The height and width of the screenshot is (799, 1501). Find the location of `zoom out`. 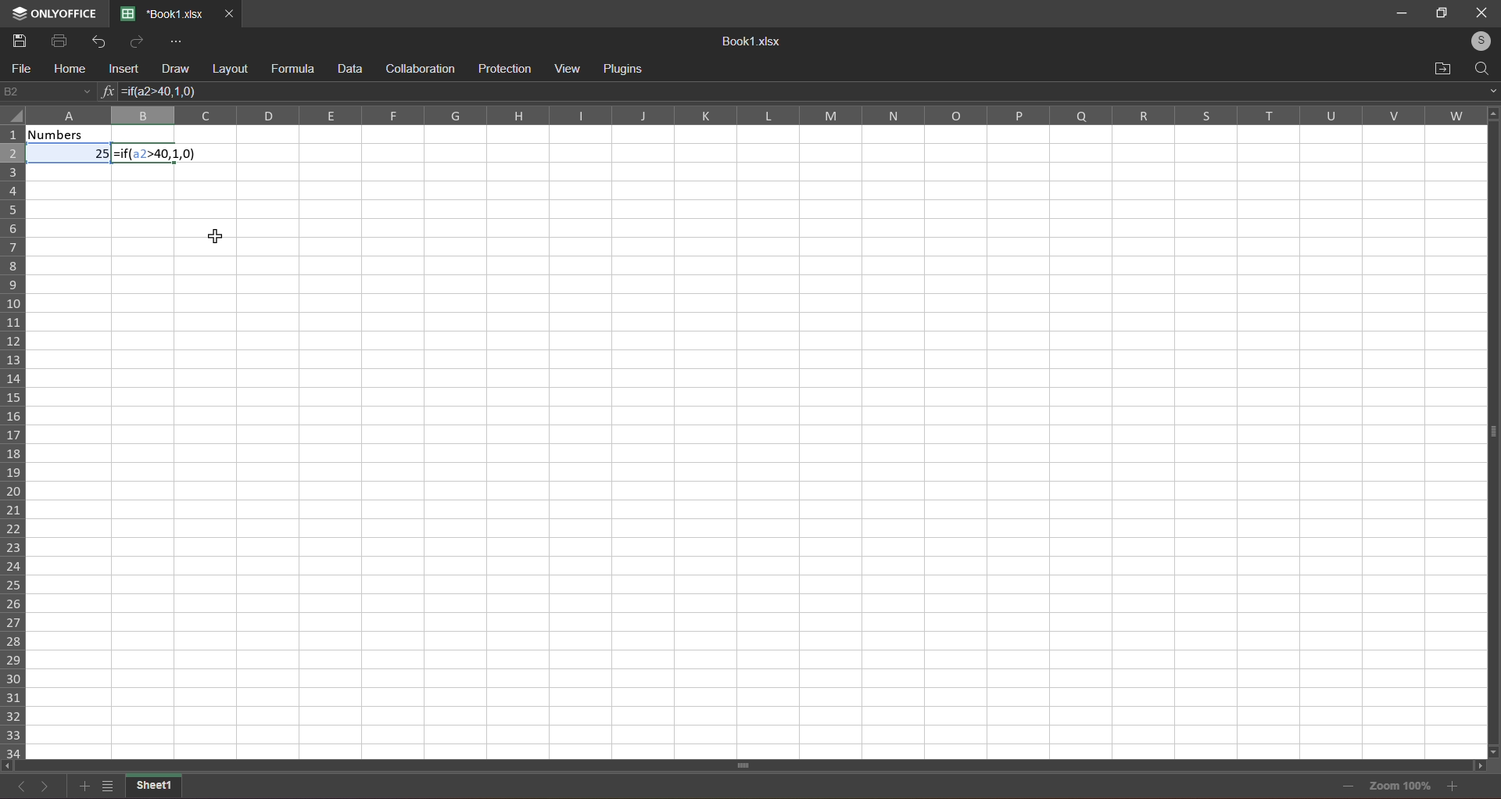

zoom out is located at coordinates (1347, 785).